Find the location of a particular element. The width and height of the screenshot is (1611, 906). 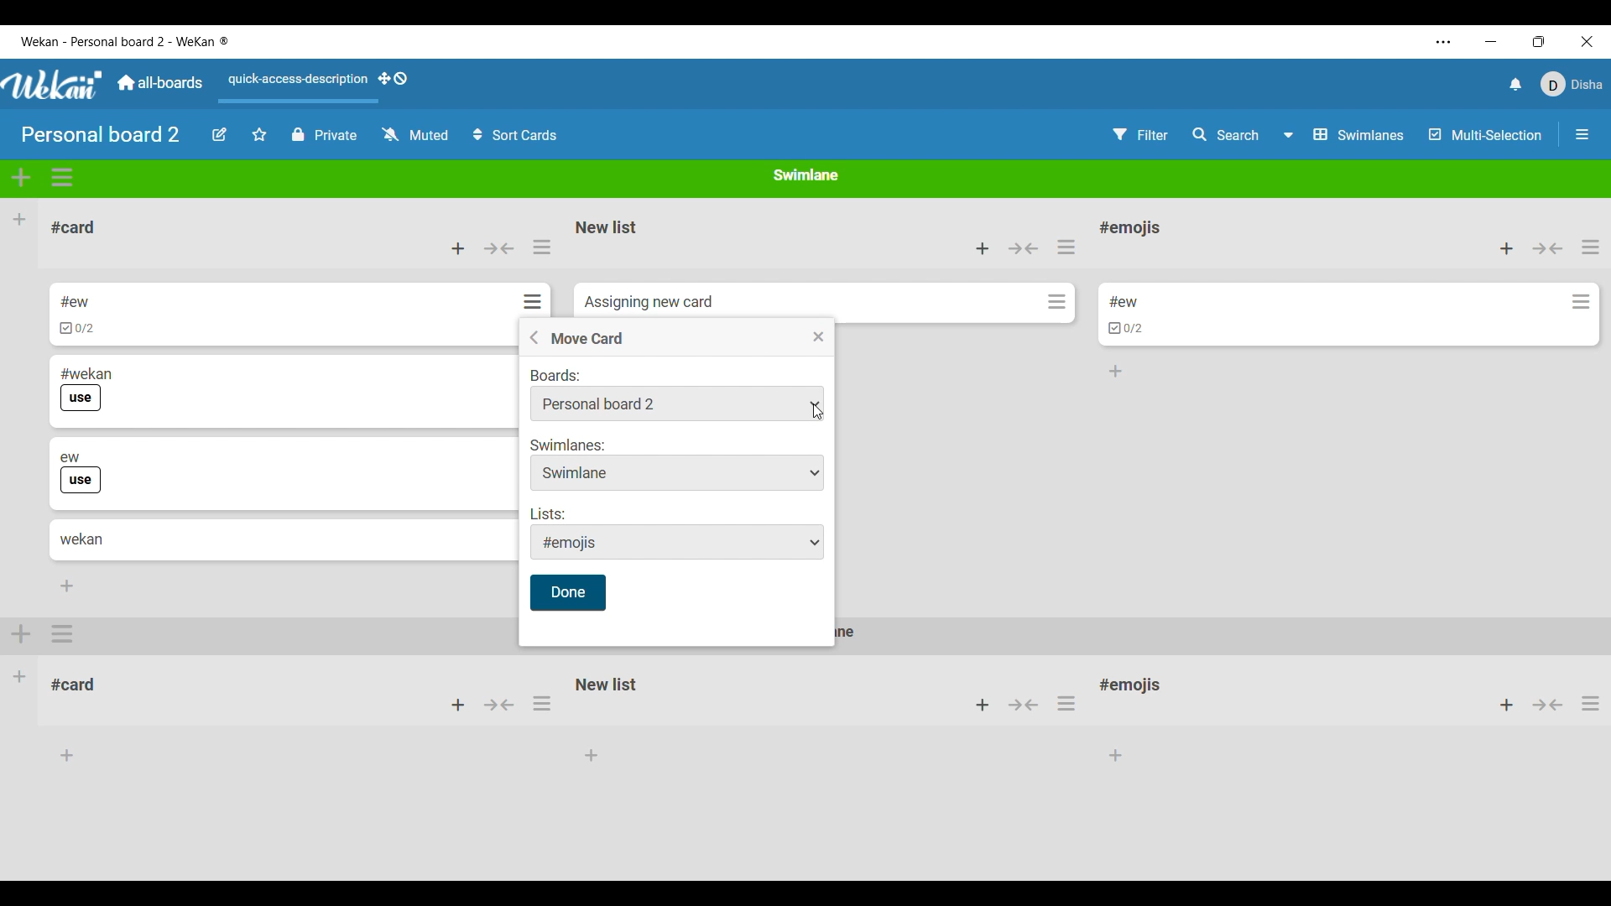

Collapse is located at coordinates (1024, 248).